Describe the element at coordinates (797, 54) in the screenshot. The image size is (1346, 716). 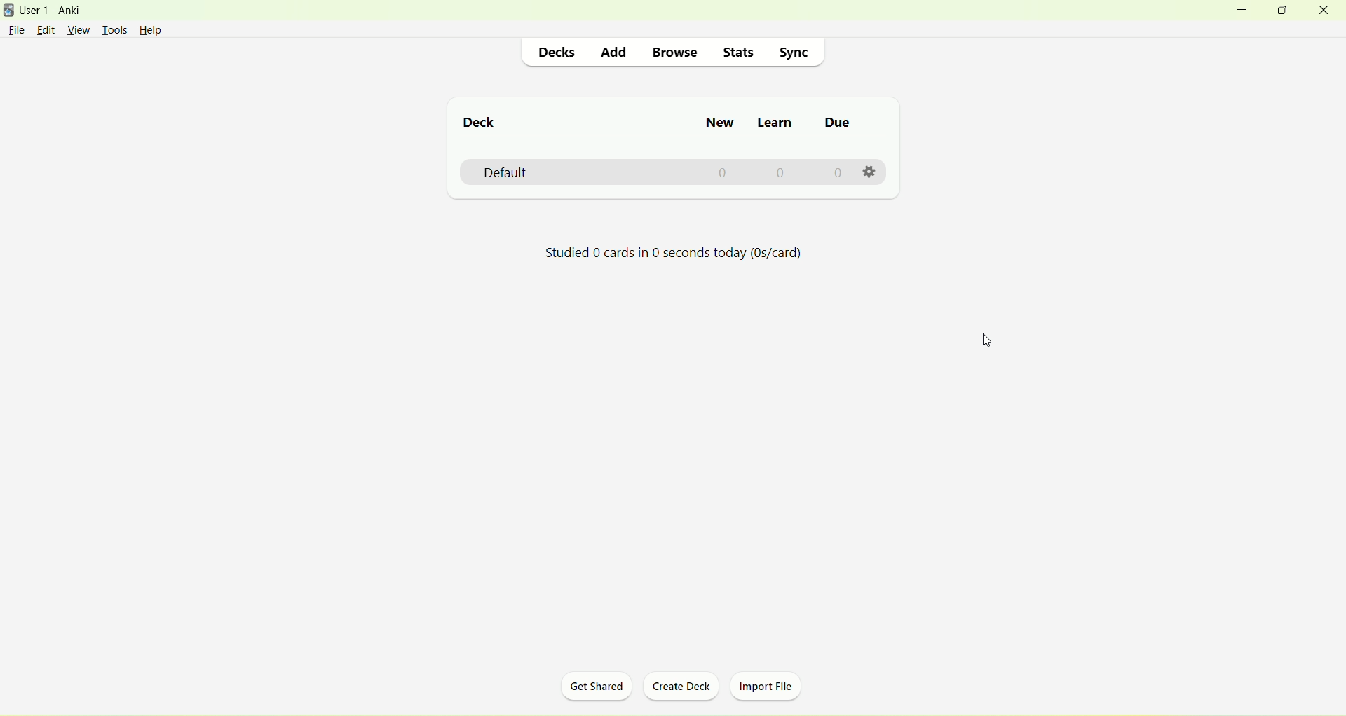
I see `sync` at that location.